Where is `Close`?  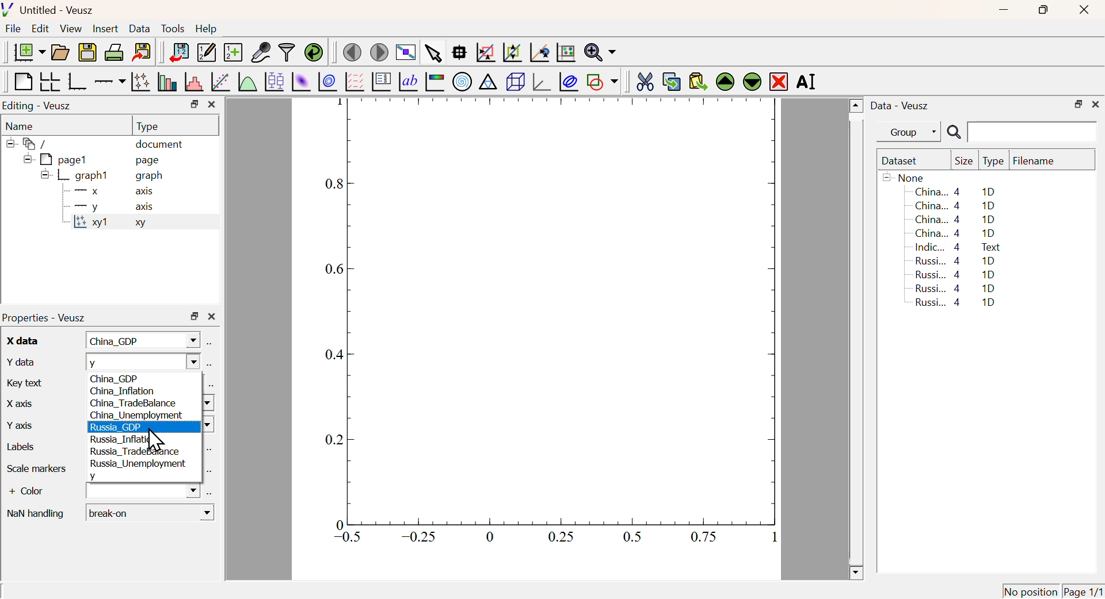 Close is located at coordinates (212, 105).